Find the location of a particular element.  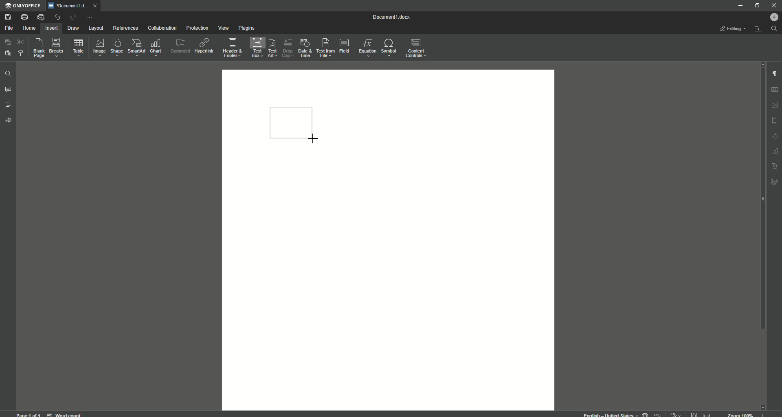

page 1 of 1 is located at coordinates (29, 414).